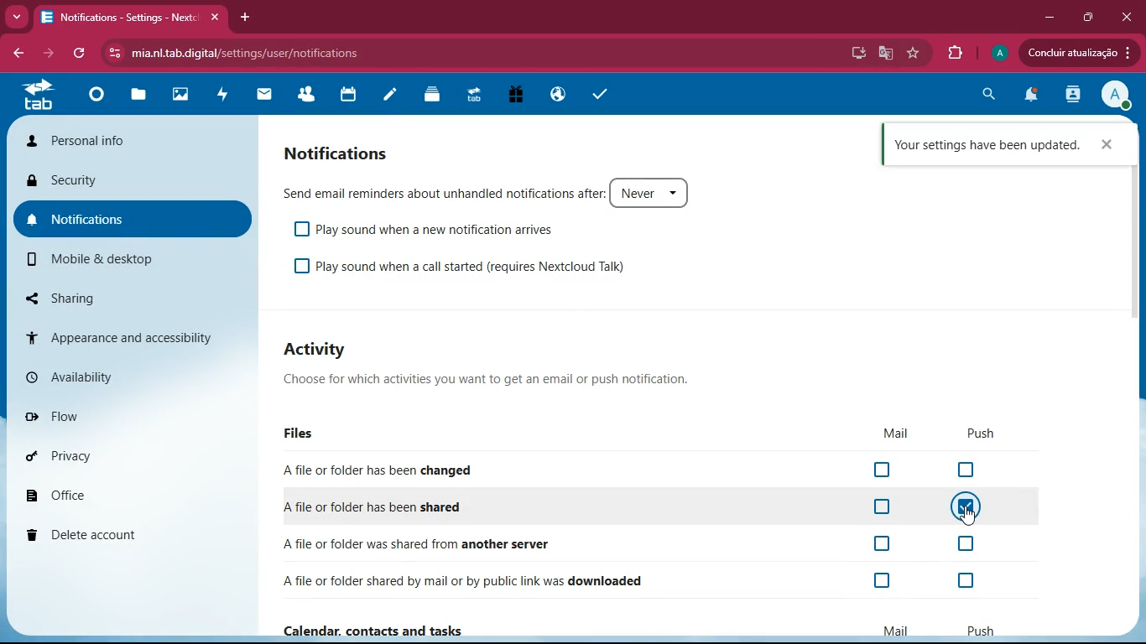 Image resolution: width=1146 pixels, height=644 pixels. I want to click on profile, so click(1115, 97).